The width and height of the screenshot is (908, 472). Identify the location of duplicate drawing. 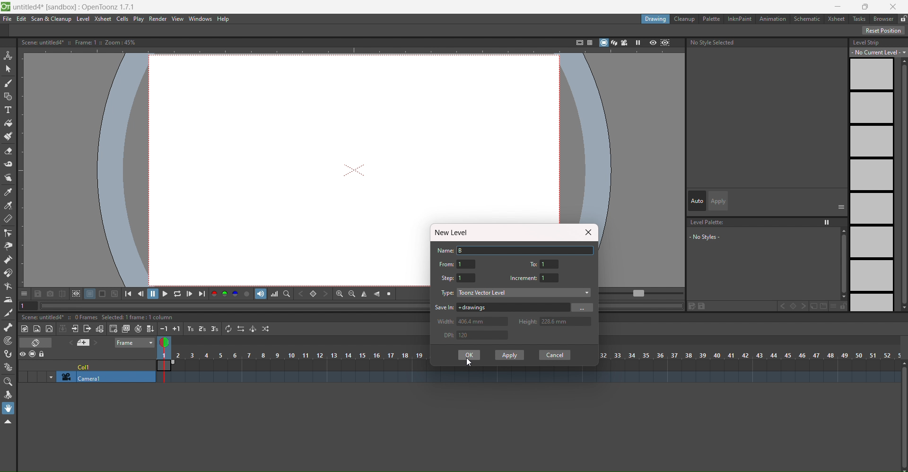
(125, 329).